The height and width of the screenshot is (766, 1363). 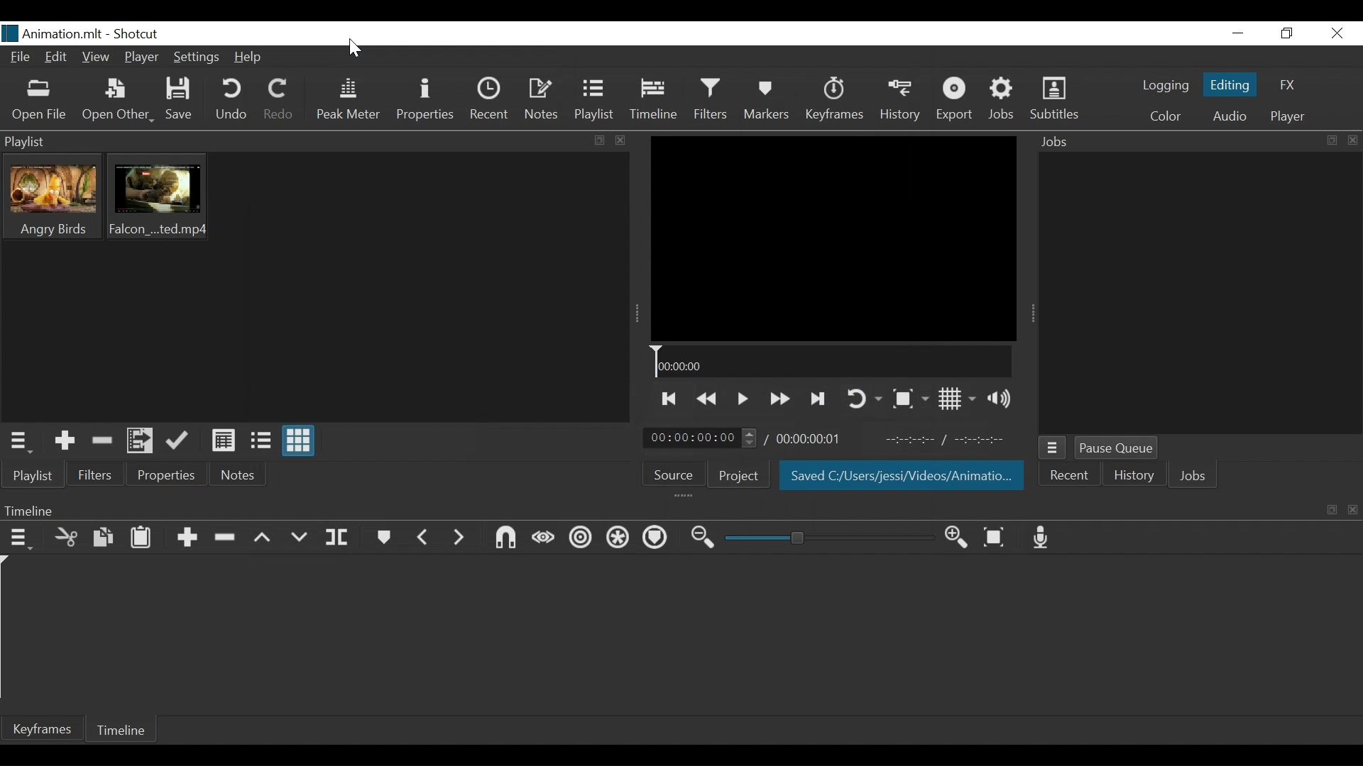 I want to click on Jobs, so click(x=1002, y=99).